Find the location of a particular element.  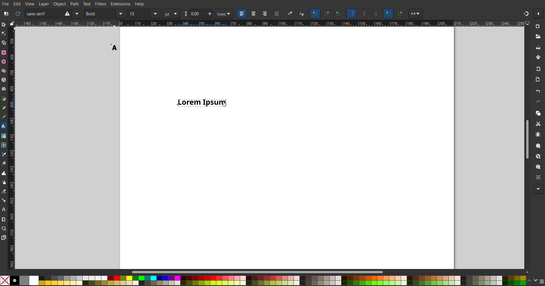

Mesh Tool is located at coordinates (4, 144).